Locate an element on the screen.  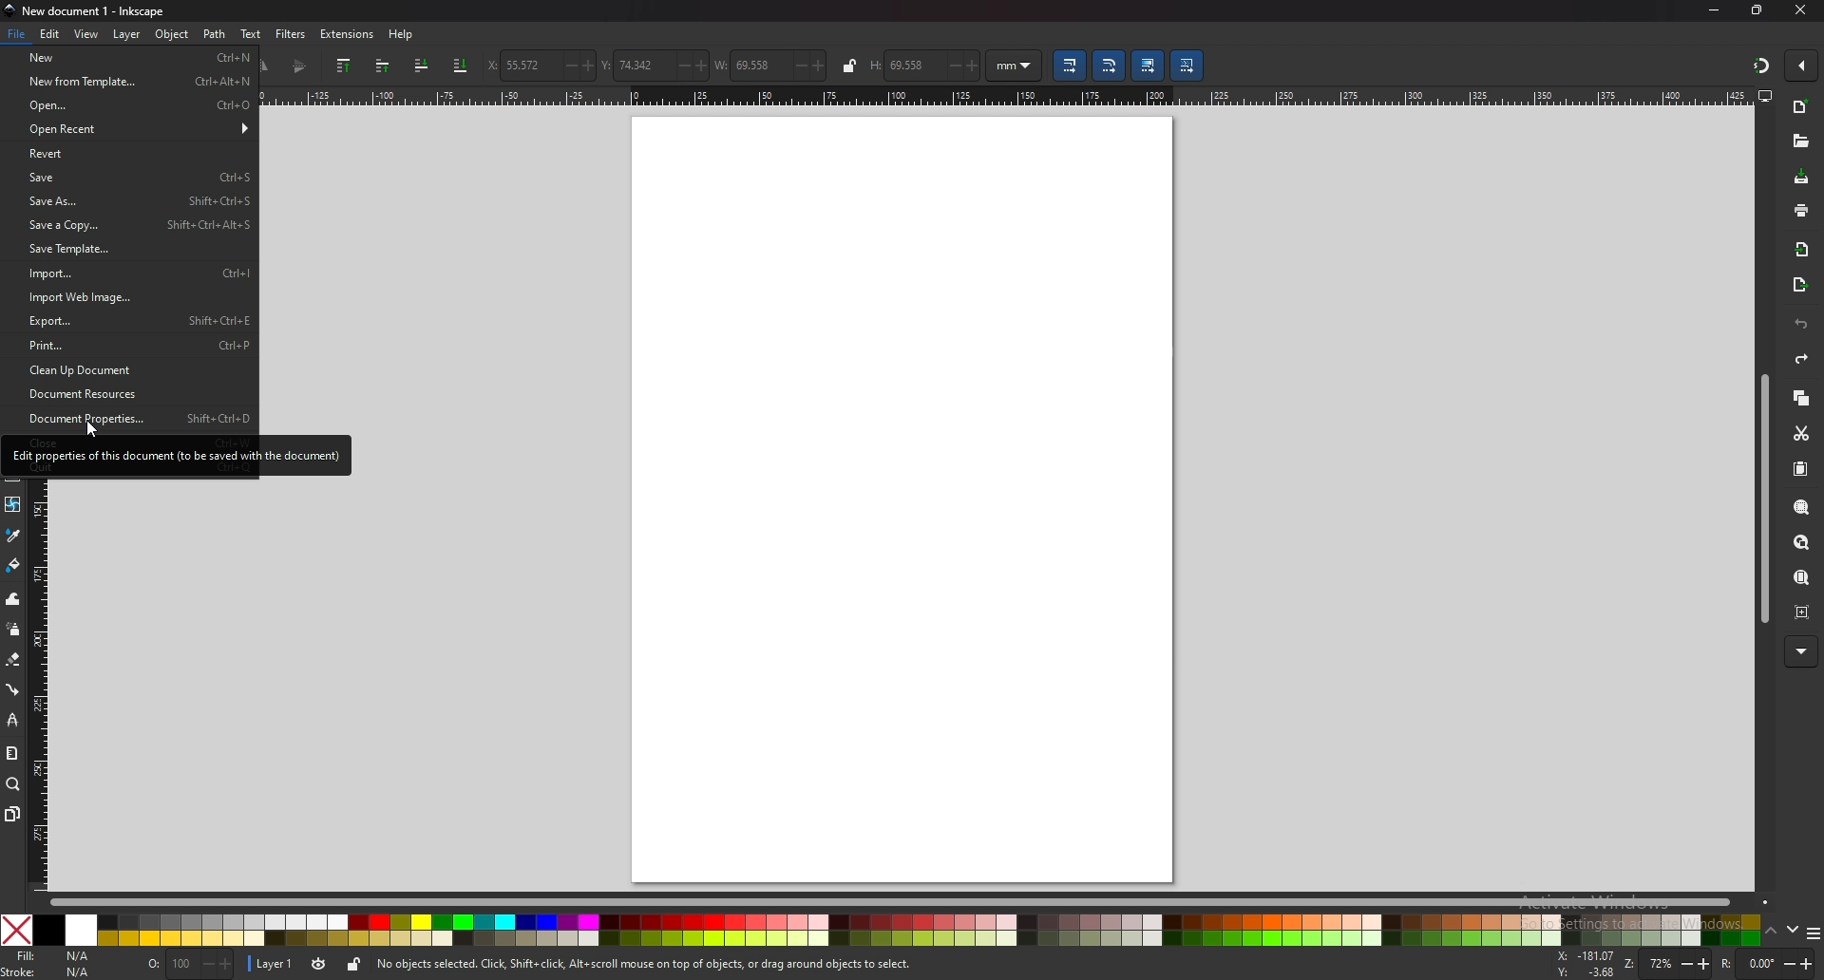
cursor coordinates x-axis is located at coordinates (1585, 957).